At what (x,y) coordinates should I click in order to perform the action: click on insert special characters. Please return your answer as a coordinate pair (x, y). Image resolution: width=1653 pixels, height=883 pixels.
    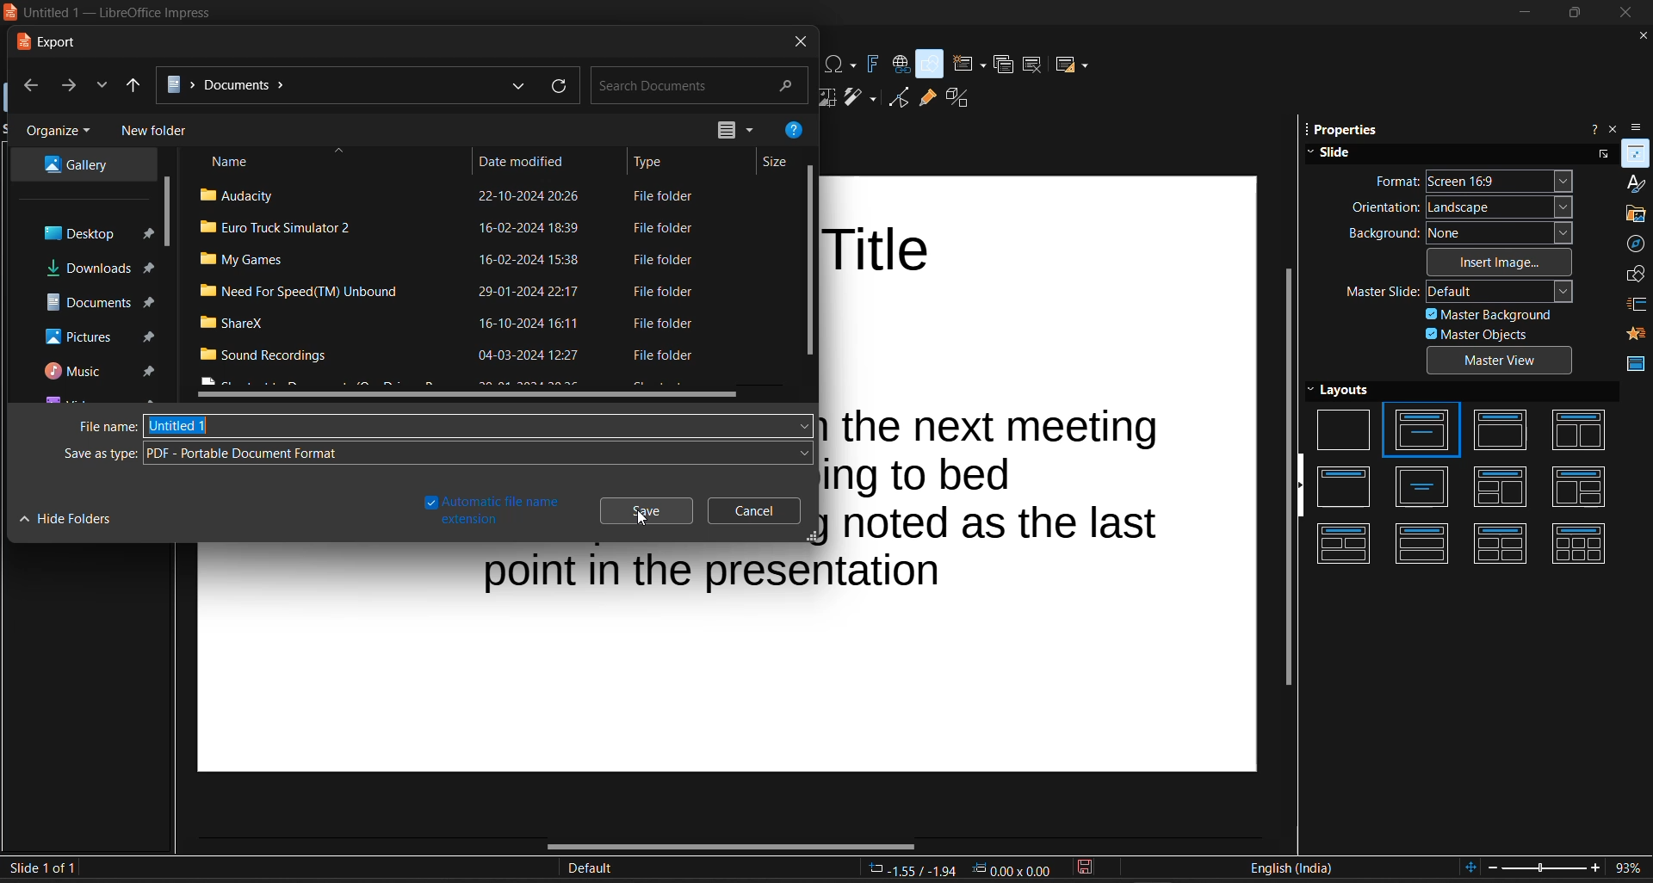
    Looking at the image, I should click on (840, 65).